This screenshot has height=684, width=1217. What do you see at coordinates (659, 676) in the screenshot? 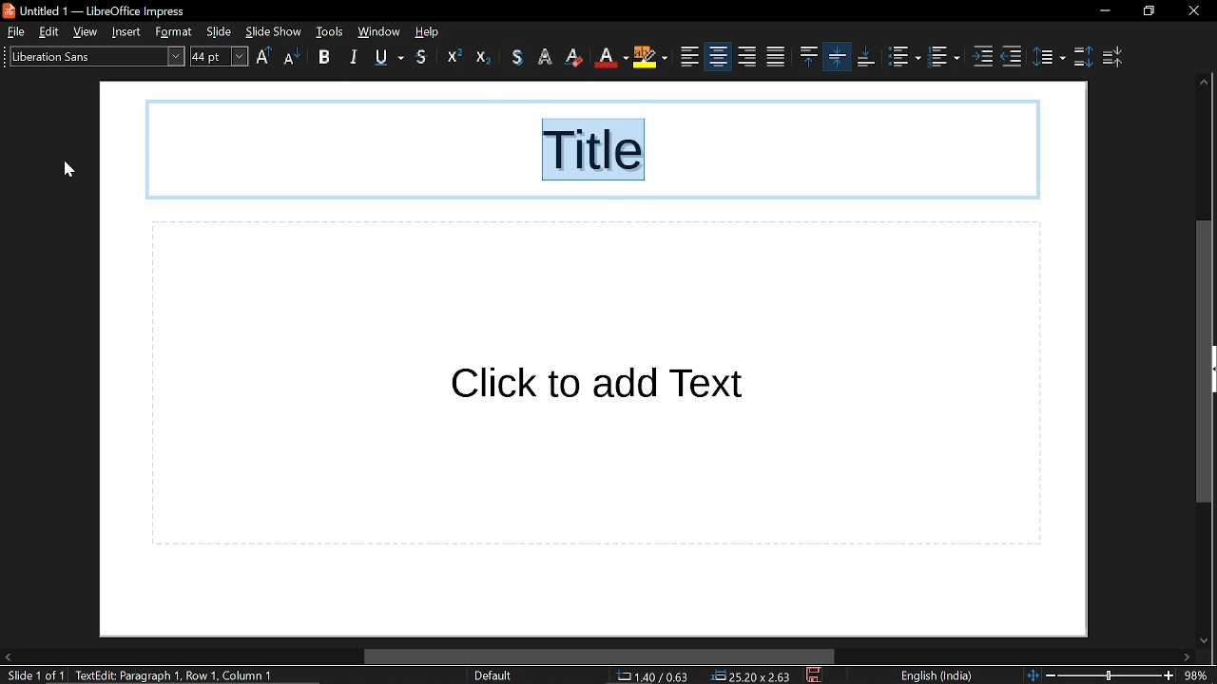
I see `cursor co-ordinate` at bounding box center [659, 676].